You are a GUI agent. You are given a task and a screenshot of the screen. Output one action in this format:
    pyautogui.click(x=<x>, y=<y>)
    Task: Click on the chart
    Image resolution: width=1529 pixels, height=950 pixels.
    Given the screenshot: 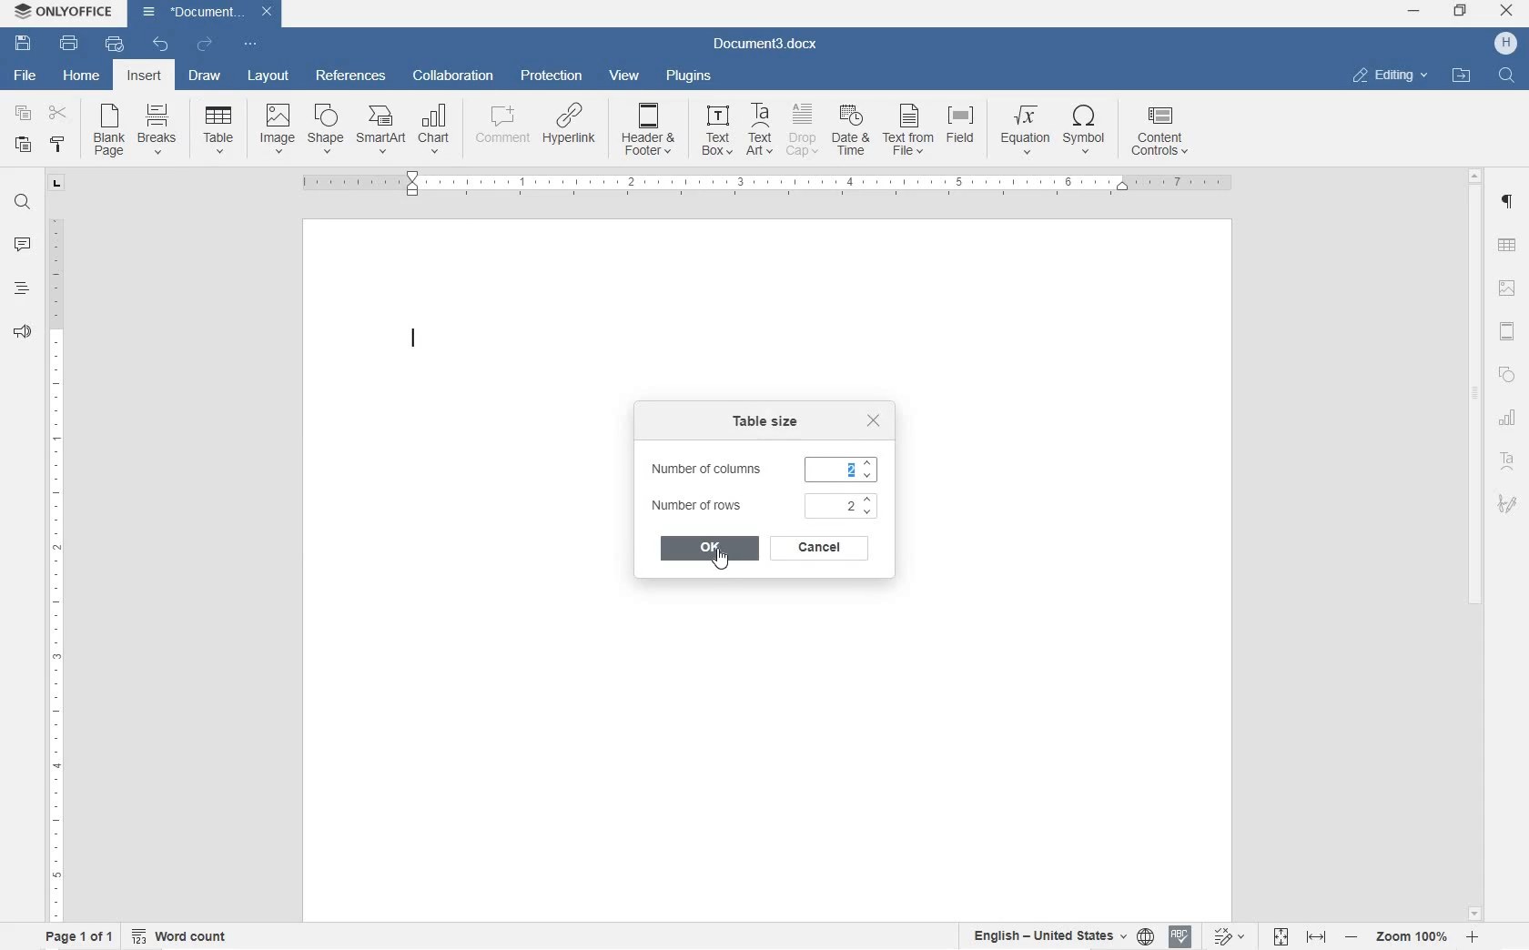 What is the action you would take?
    pyautogui.click(x=435, y=129)
    